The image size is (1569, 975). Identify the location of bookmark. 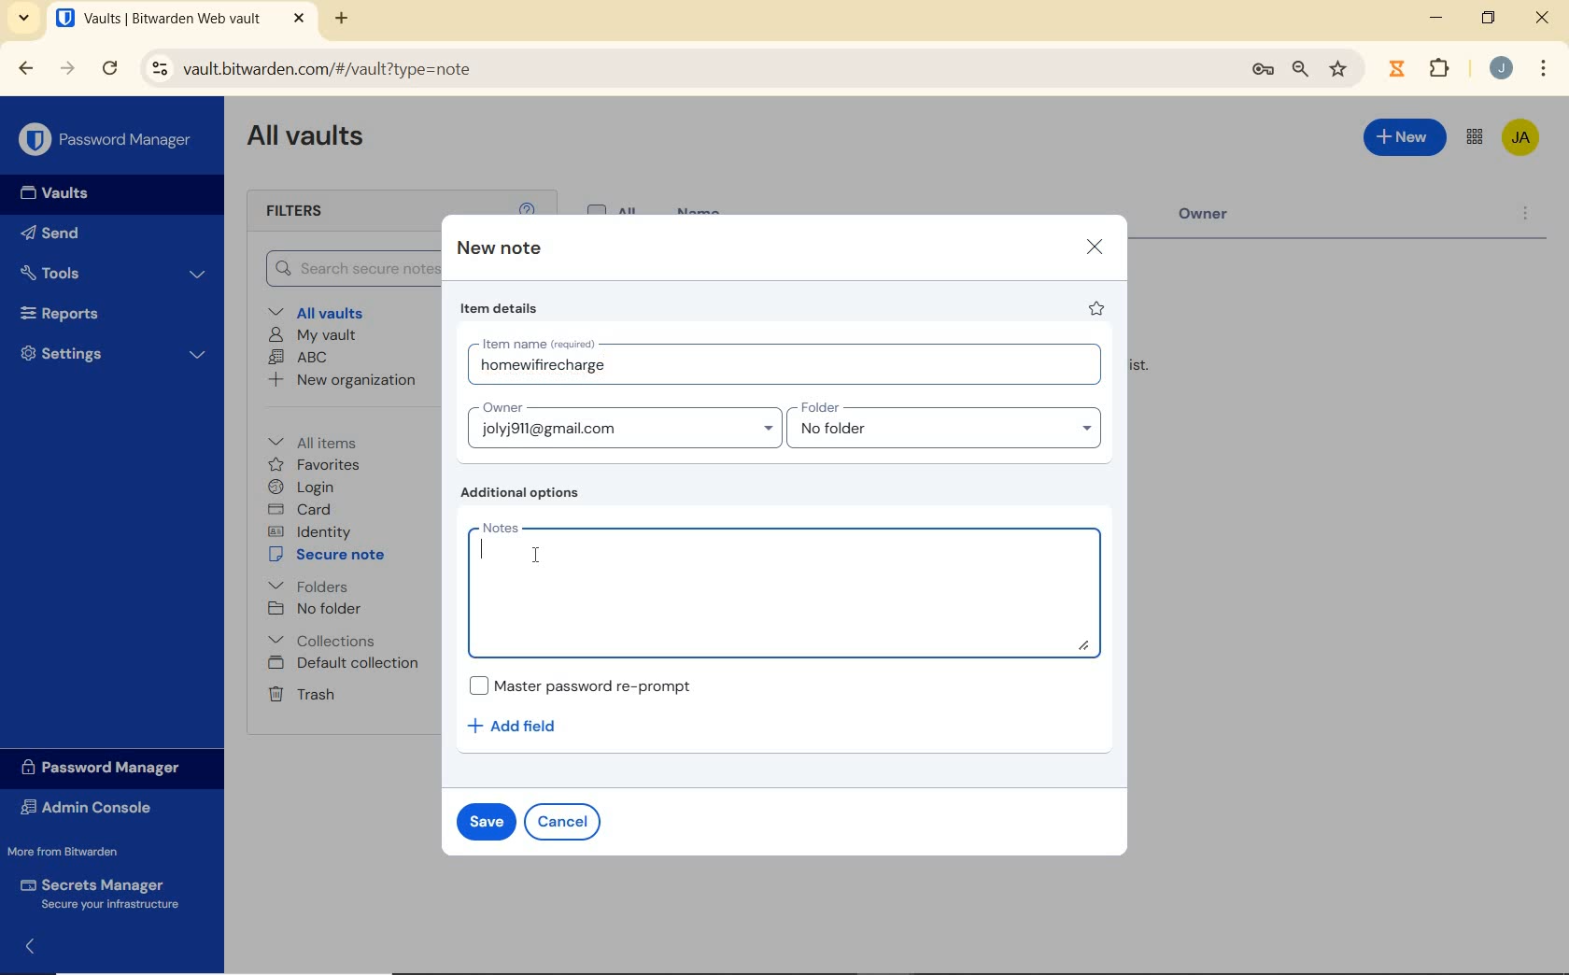
(1340, 70).